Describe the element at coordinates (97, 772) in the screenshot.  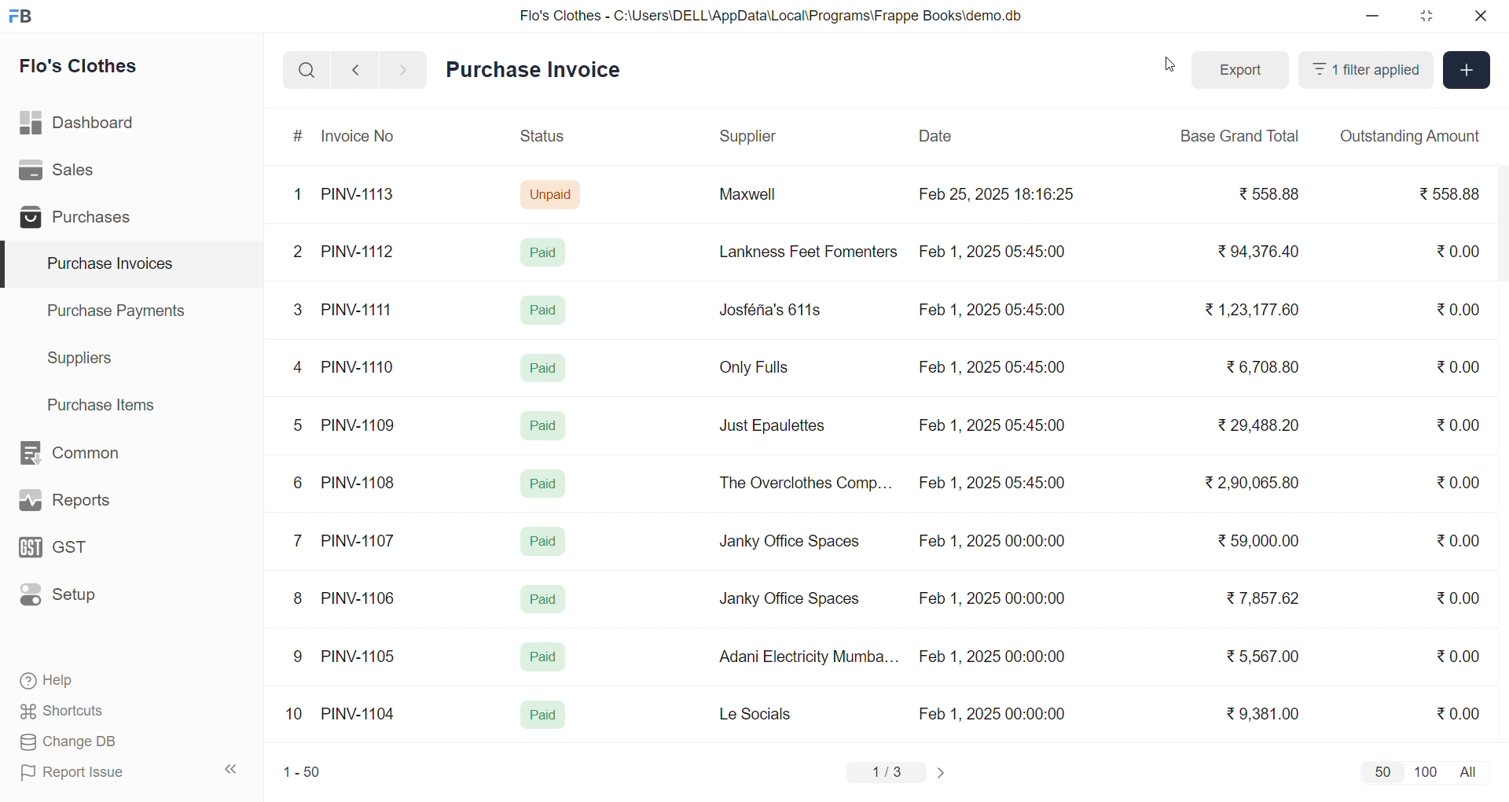
I see `Report Issue` at that location.